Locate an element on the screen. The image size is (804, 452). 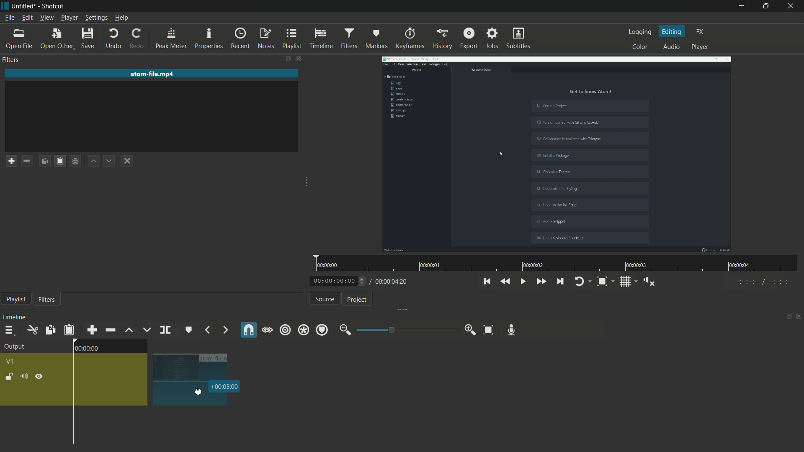
close app is located at coordinates (792, 6).